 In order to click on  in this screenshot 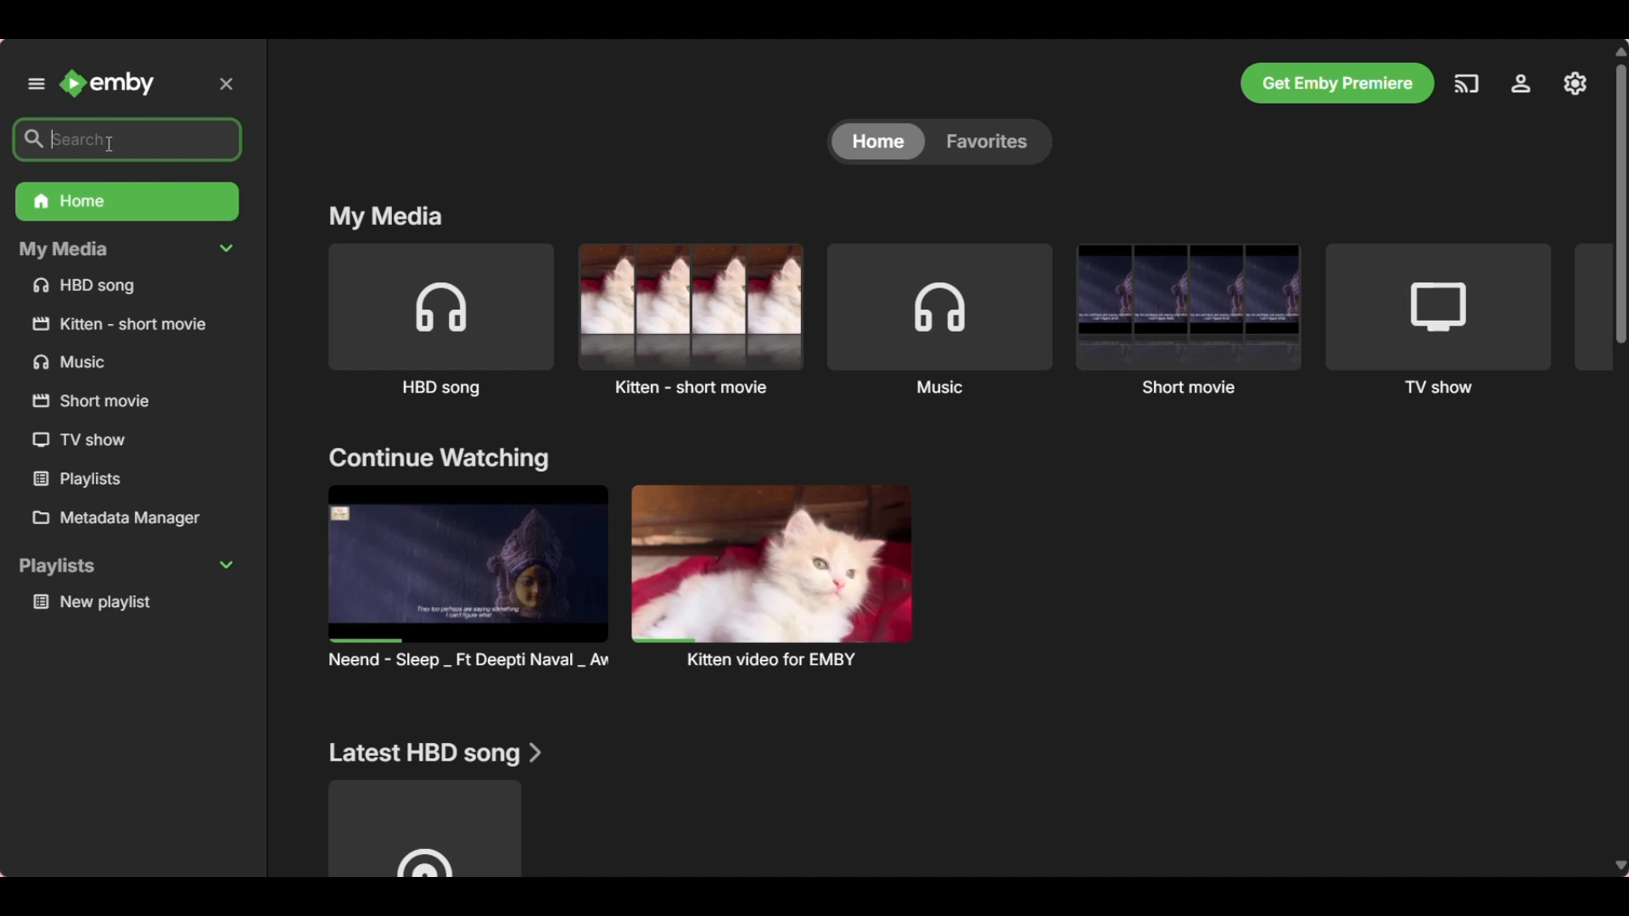, I will do `click(778, 581)`.